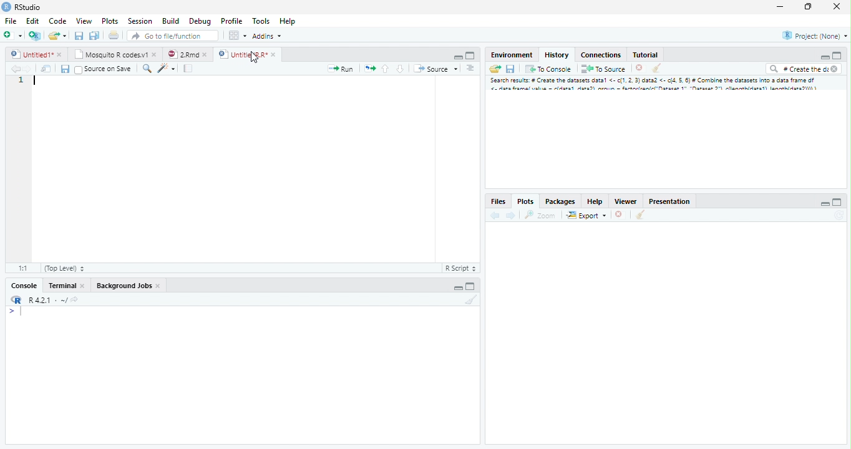  What do you see at coordinates (557, 54) in the screenshot?
I see `History` at bounding box center [557, 54].